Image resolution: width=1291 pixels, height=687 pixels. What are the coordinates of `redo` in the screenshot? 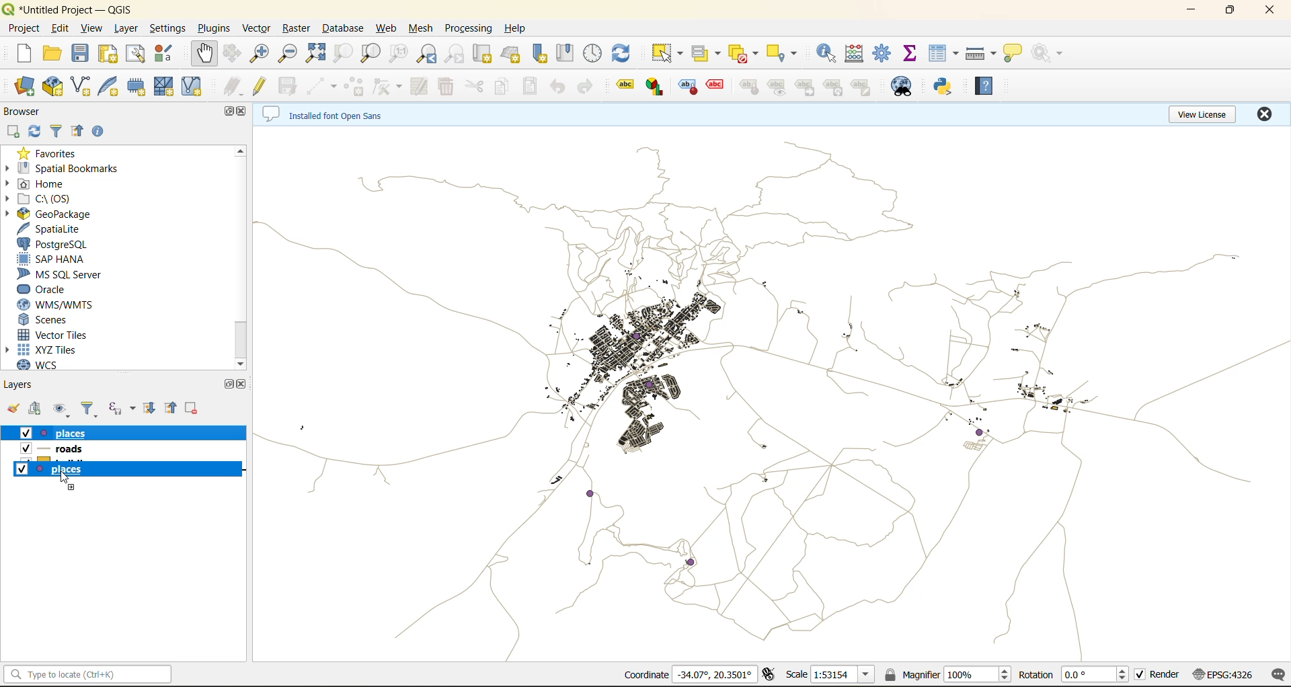 It's located at (588, 87).